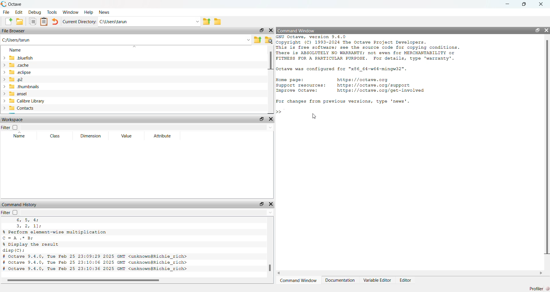  Describe the element at coordinates (377, 280) in the screenshot. I see `Variable Editor` at that location.